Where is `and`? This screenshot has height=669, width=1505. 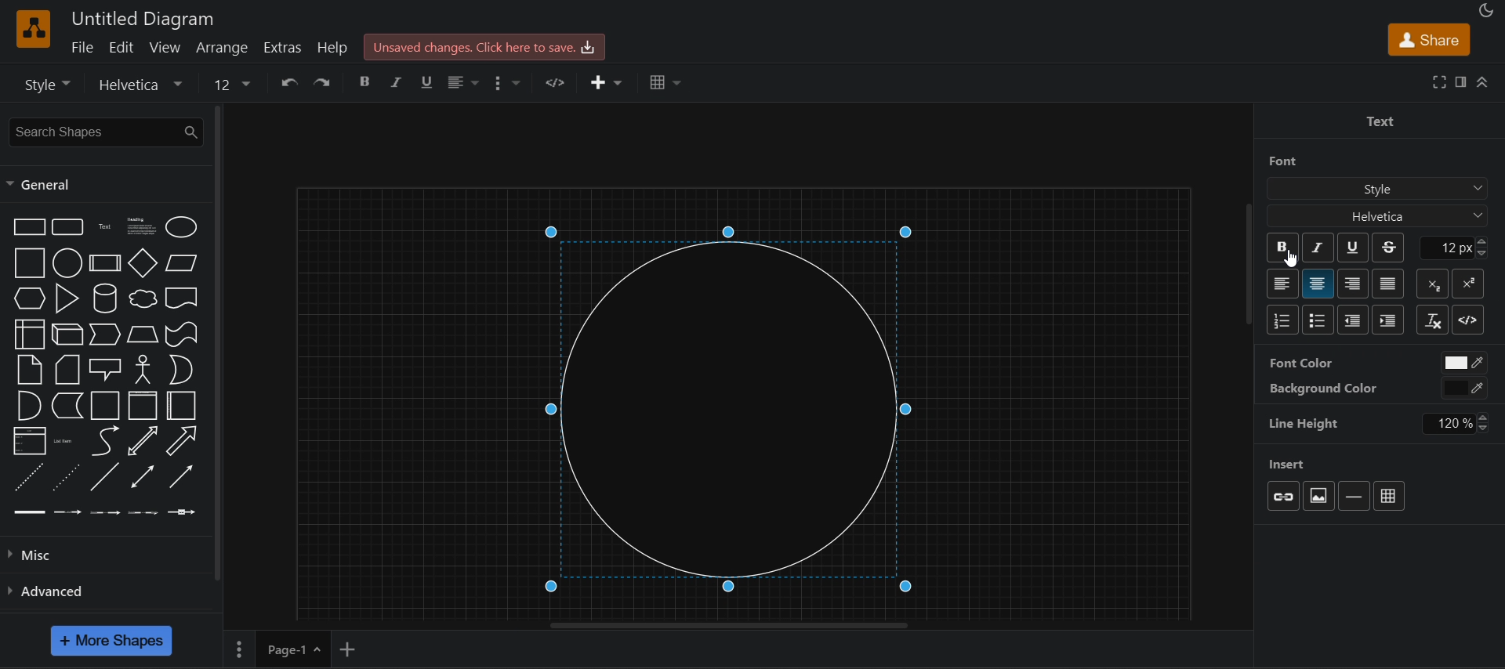 and is located at coordinates (28, 405).